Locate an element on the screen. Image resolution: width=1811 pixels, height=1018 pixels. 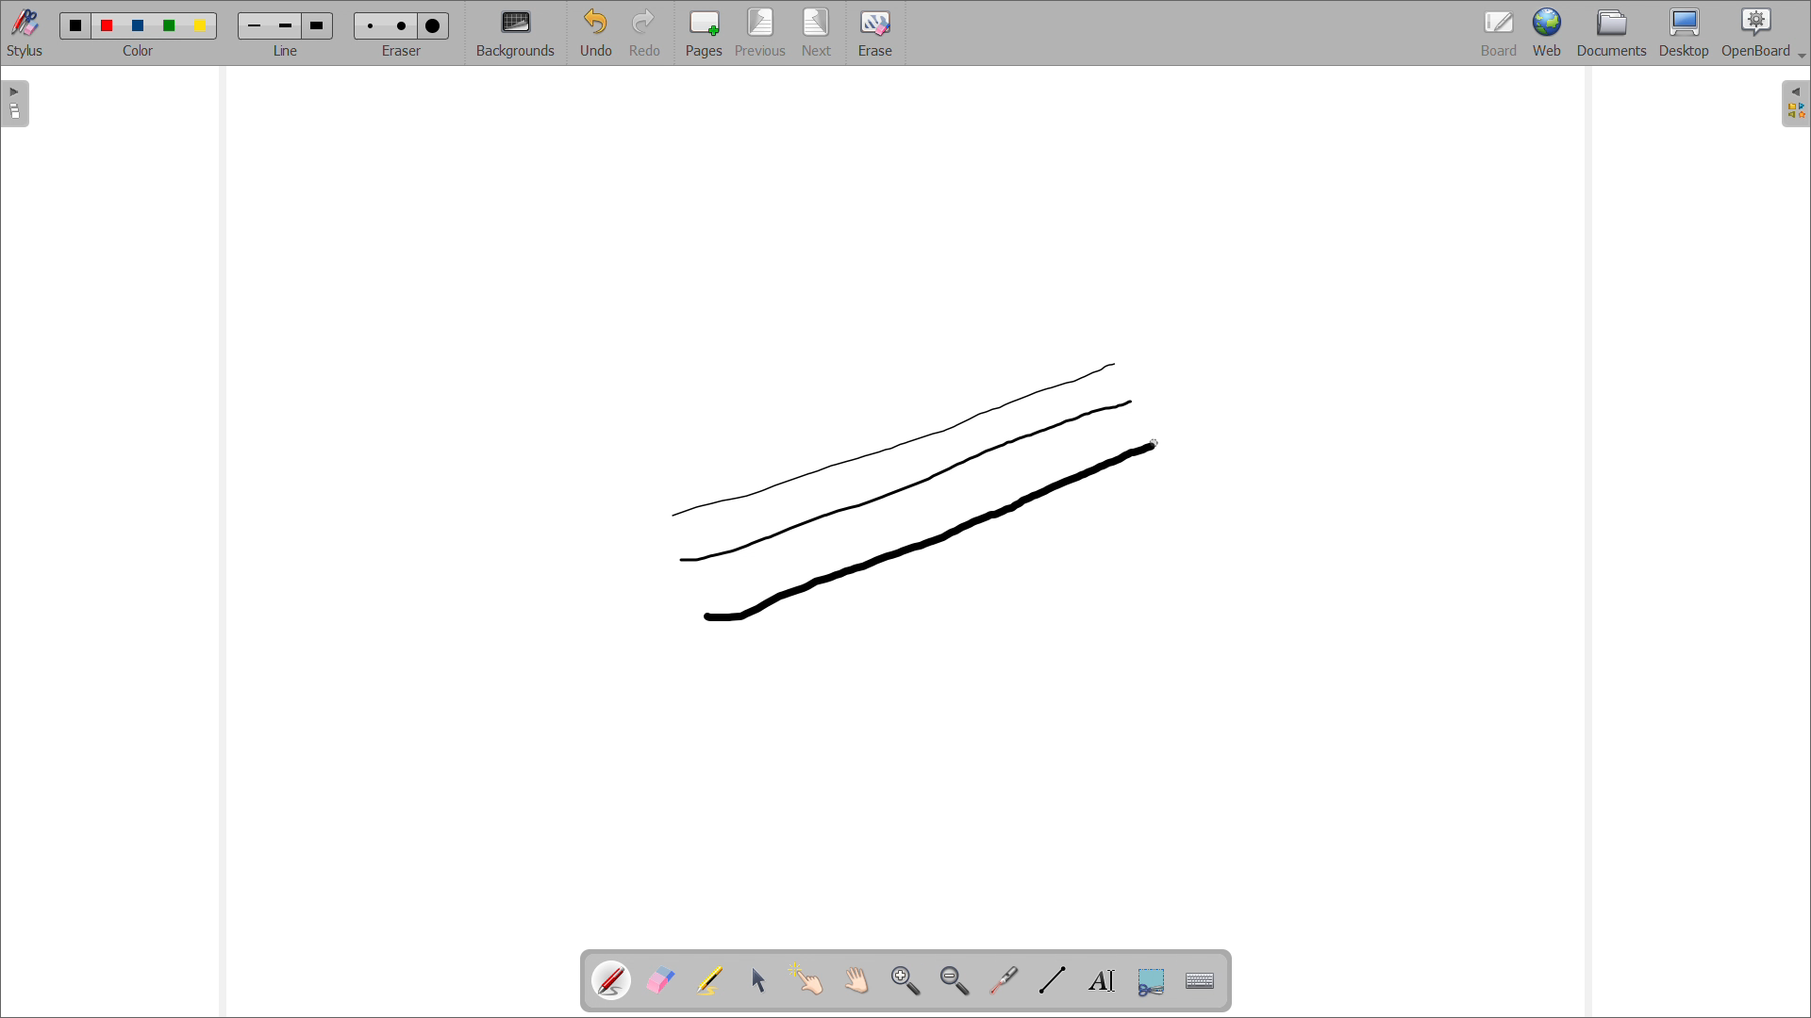
color is located at coordinates (200, 26).